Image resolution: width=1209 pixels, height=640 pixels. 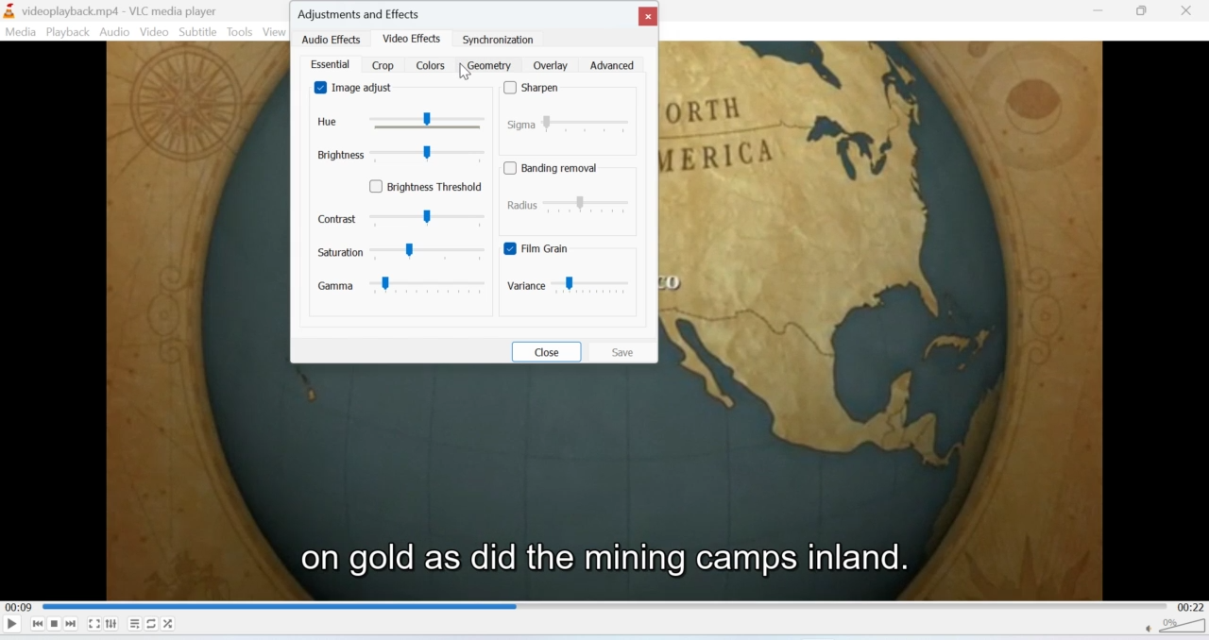 What do you see at coordinates (12, 623) in the screenshot?
I see `Play/Pause` at bounding box center [12, 623].